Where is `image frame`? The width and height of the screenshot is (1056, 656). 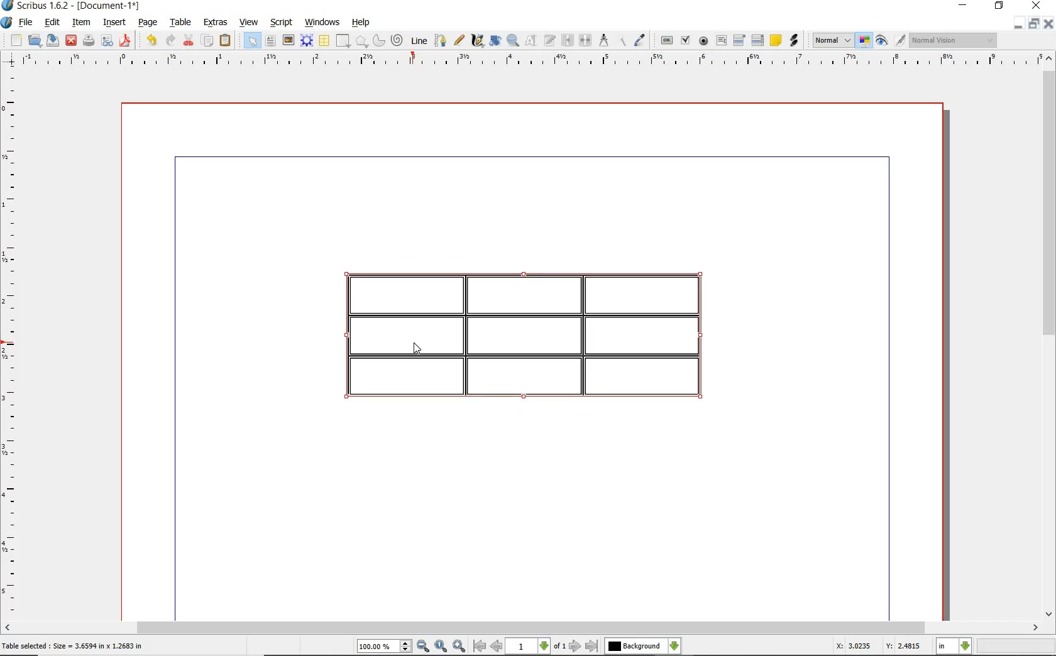
image frame is located at coordinates (289, 41).